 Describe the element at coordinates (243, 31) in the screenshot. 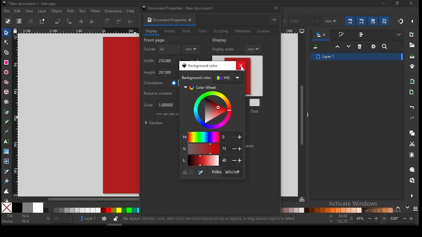

I see `metadata` at that location.